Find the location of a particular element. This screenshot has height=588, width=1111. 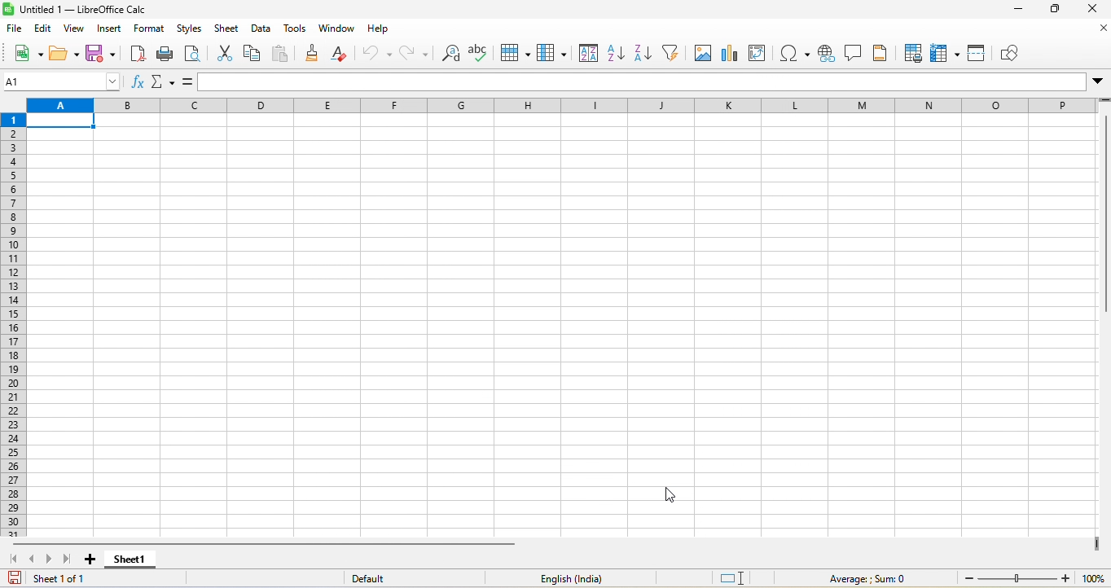

spelling is located at coordinates (481, 52).